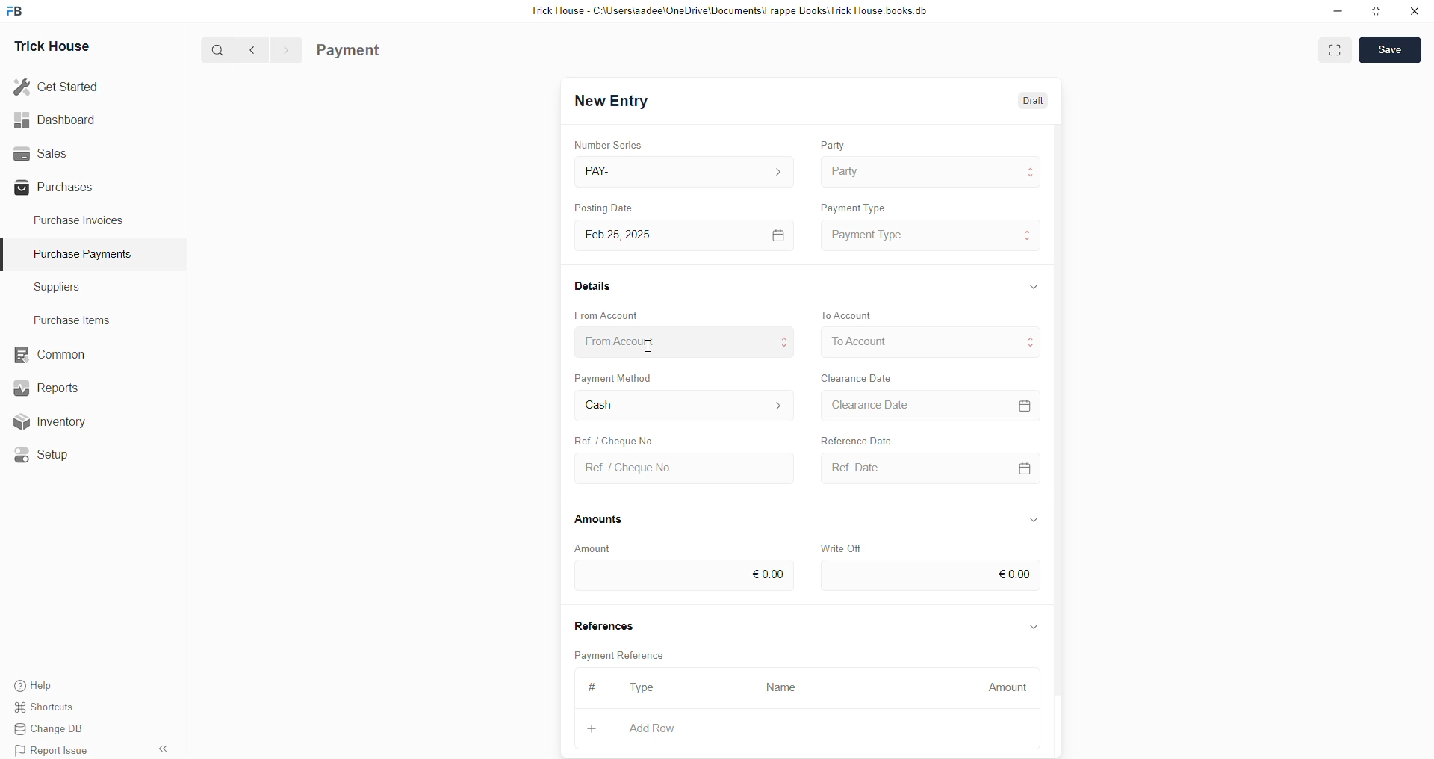  What do you see at coordinates (52, 355) in the screenshot?
I see `common` at bounding box center [52, 355].